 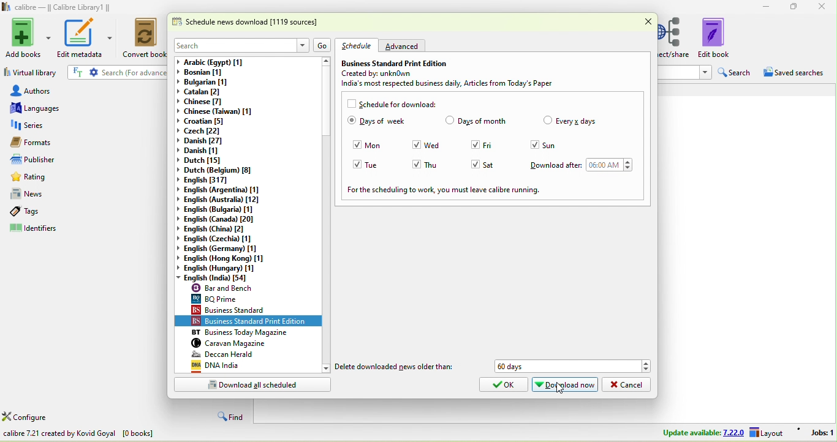 I want to click on business standard, so click(x=254, y=310).